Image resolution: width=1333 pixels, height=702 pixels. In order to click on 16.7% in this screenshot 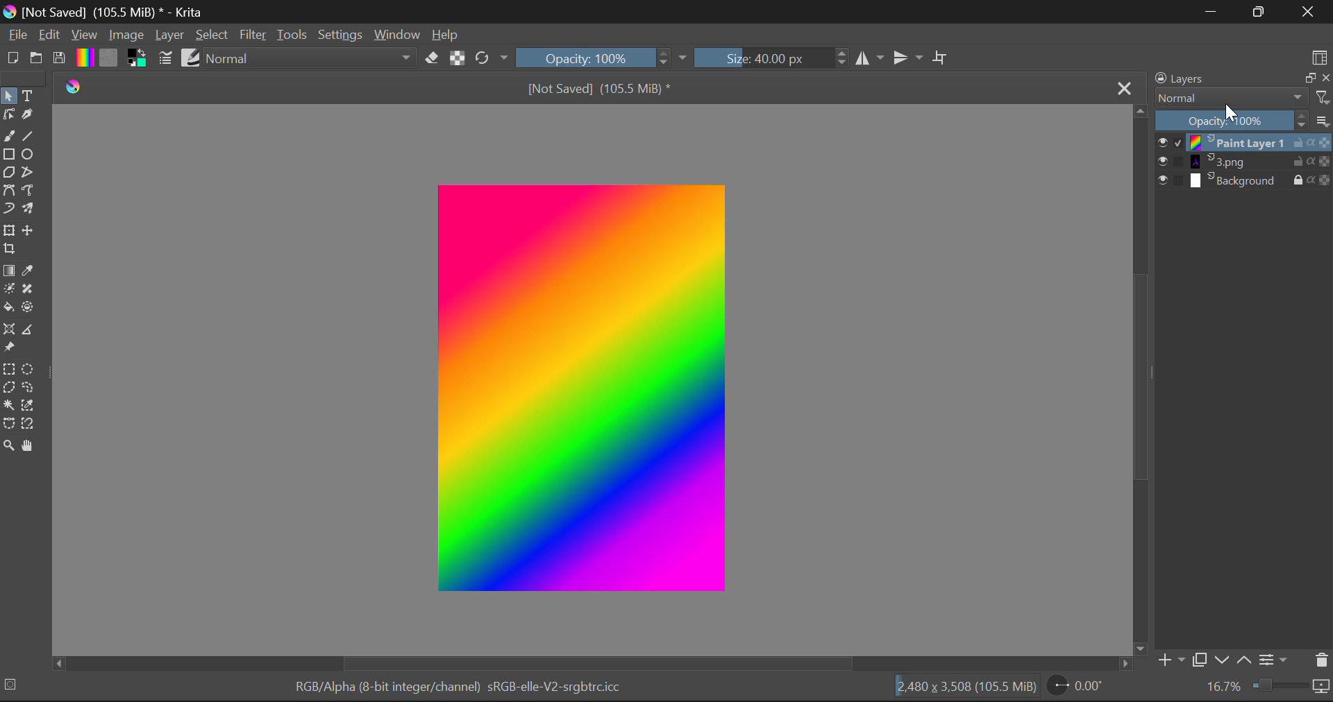, I will do `click(1222, 686)`.